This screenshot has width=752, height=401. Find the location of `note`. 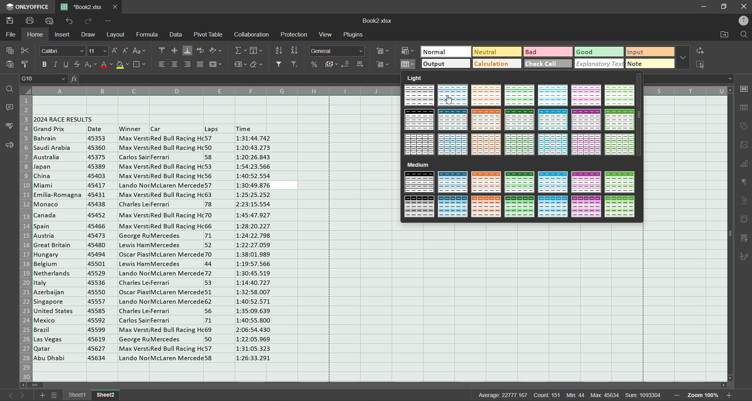

note is located at coordinates (650, 64).